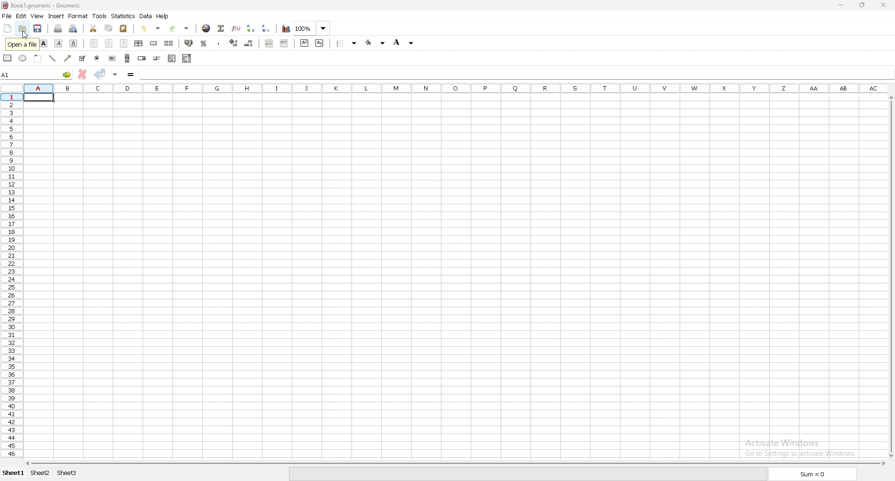 This screenshot has width=895, height=481. Describe the element at coordinates (69, 474) in the screenshot. I see `sheet3` at that location.